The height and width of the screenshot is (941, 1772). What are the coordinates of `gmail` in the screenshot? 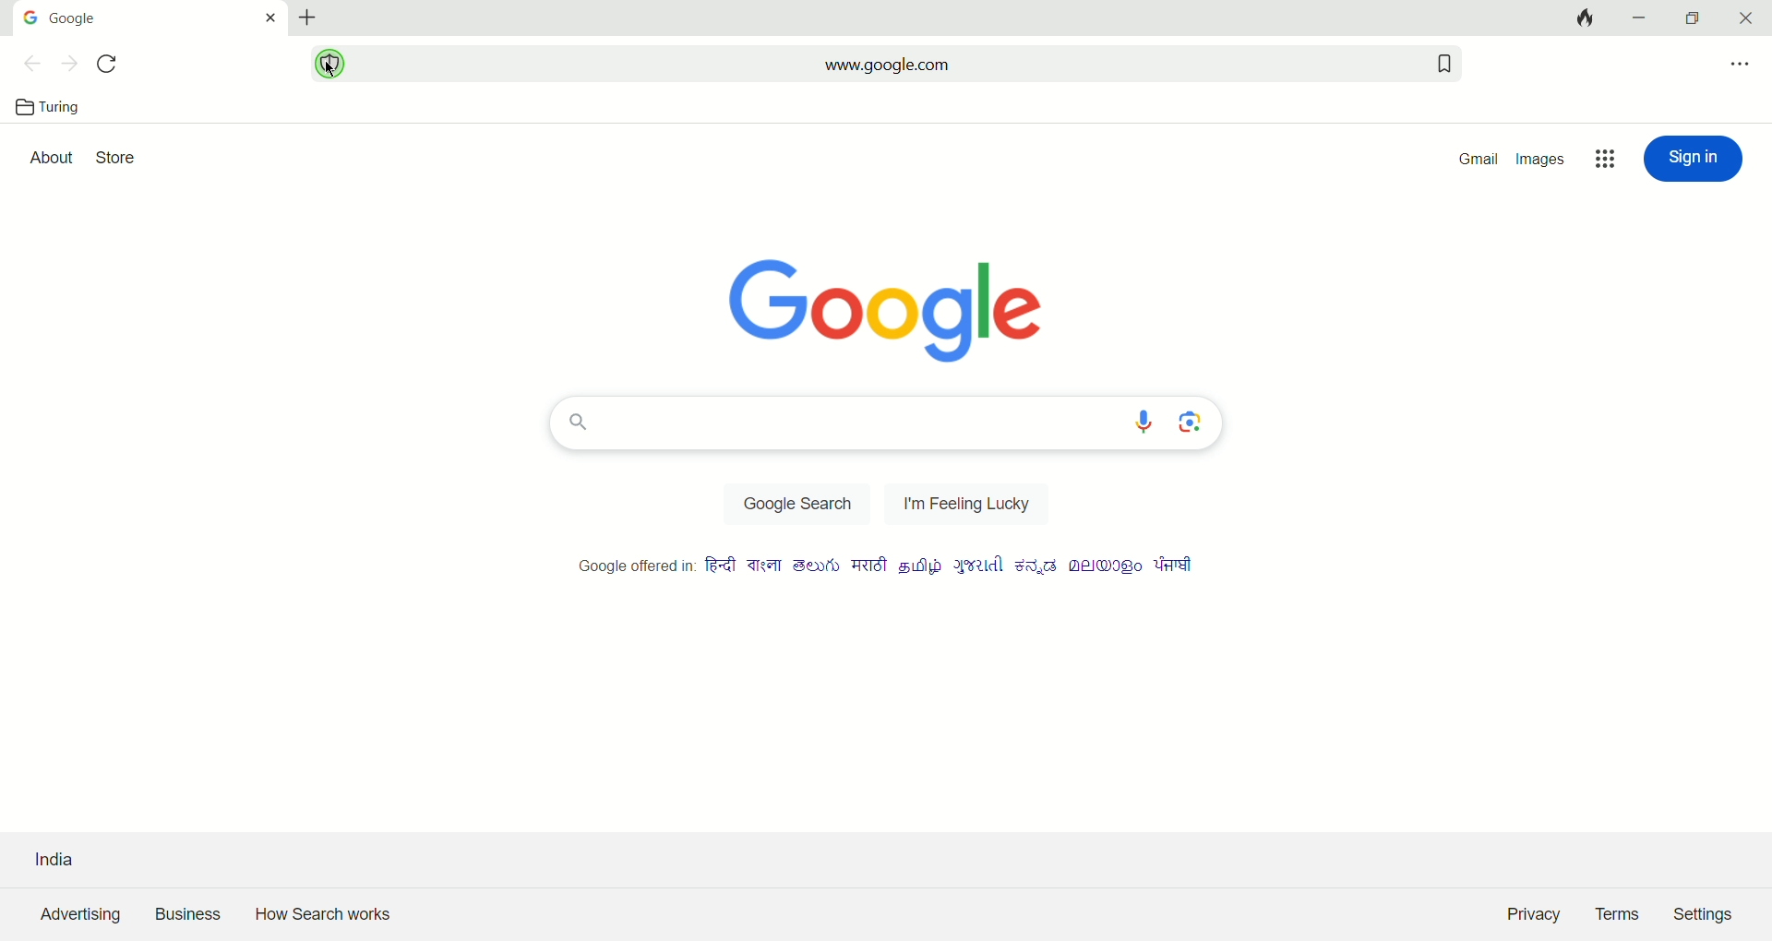 It's located at (1480, 159).